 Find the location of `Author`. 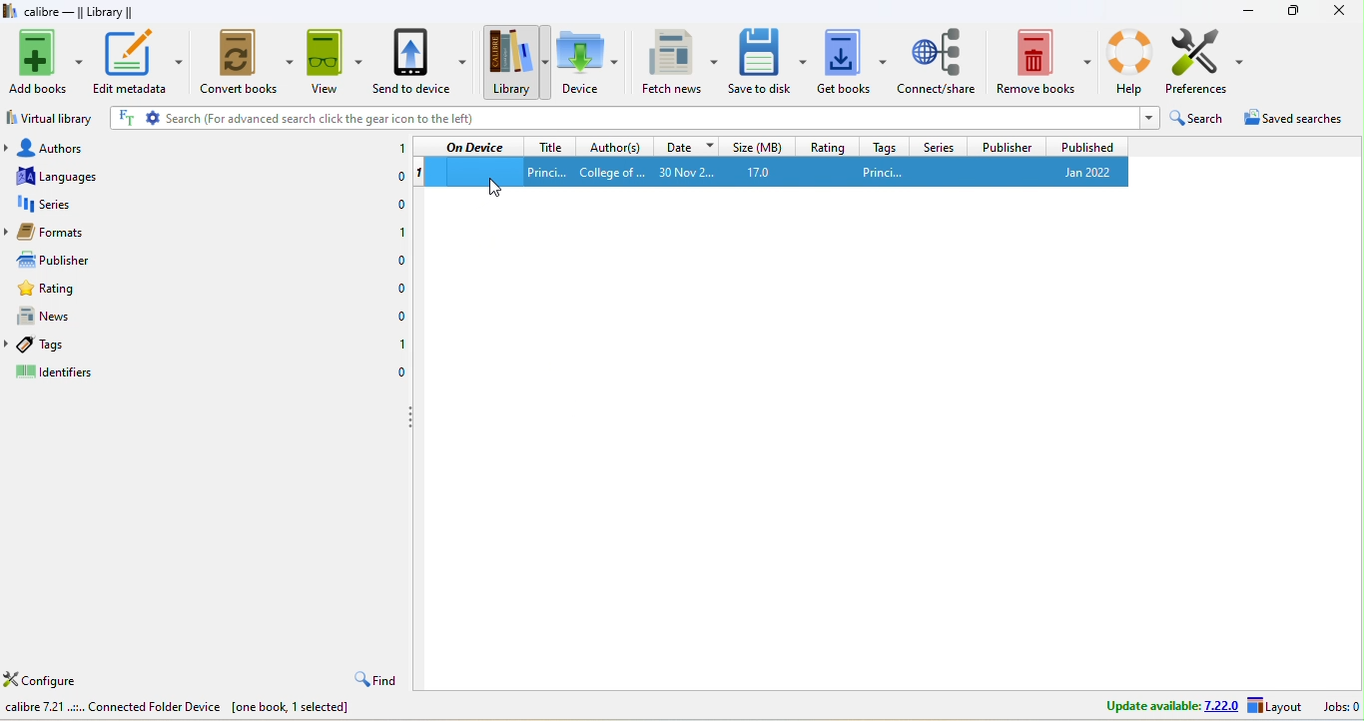

Author is located at coordinates (611, 172).